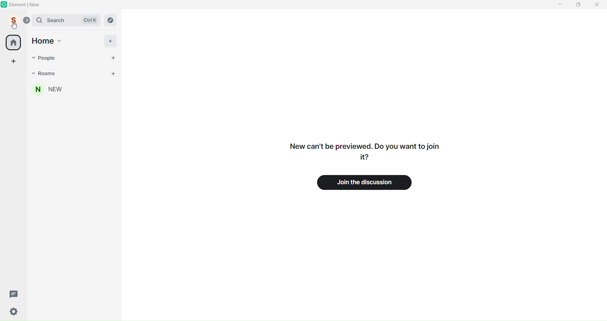  Describe the element at coordinates (113, 74) in the screenshot. I see `Add room` at that location.